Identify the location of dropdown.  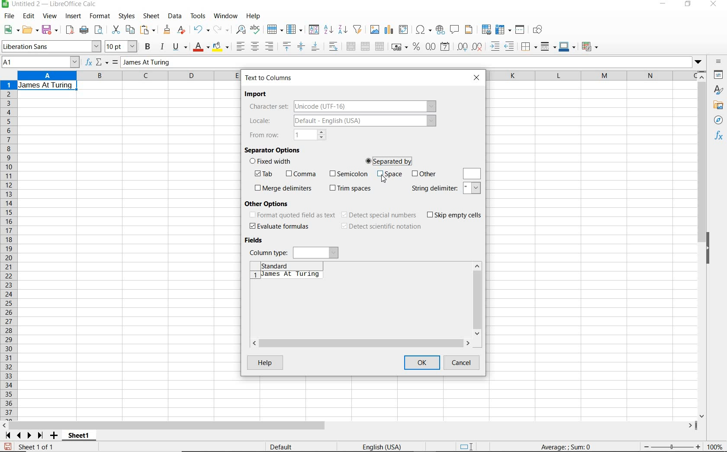
(698, 63).